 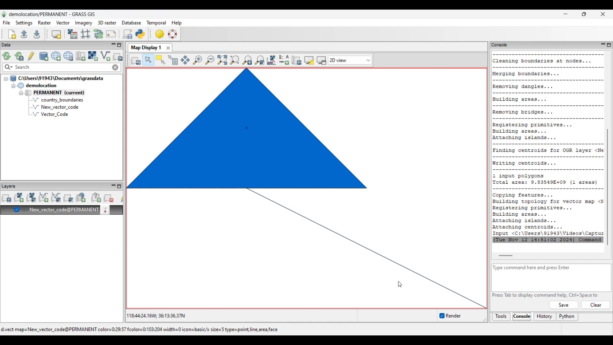 What do you see at coordinates (72, 34) in the screenshot?
I see `Raster map calculator` at bounding box center [72, 34].